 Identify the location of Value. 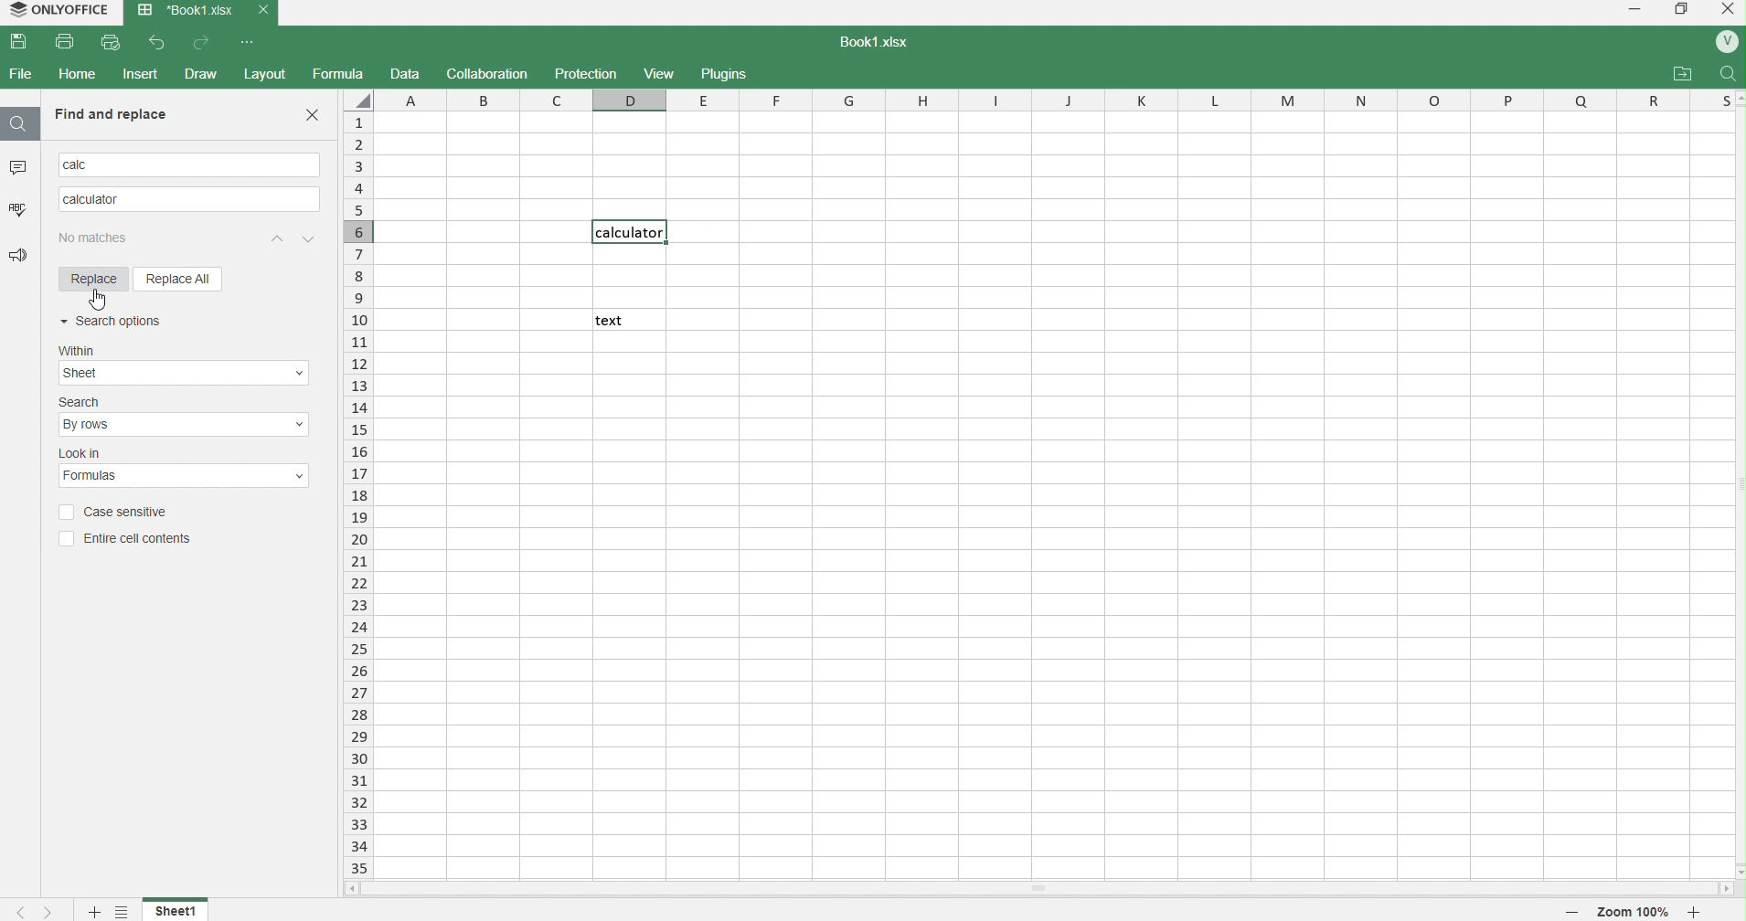
(209, 581).